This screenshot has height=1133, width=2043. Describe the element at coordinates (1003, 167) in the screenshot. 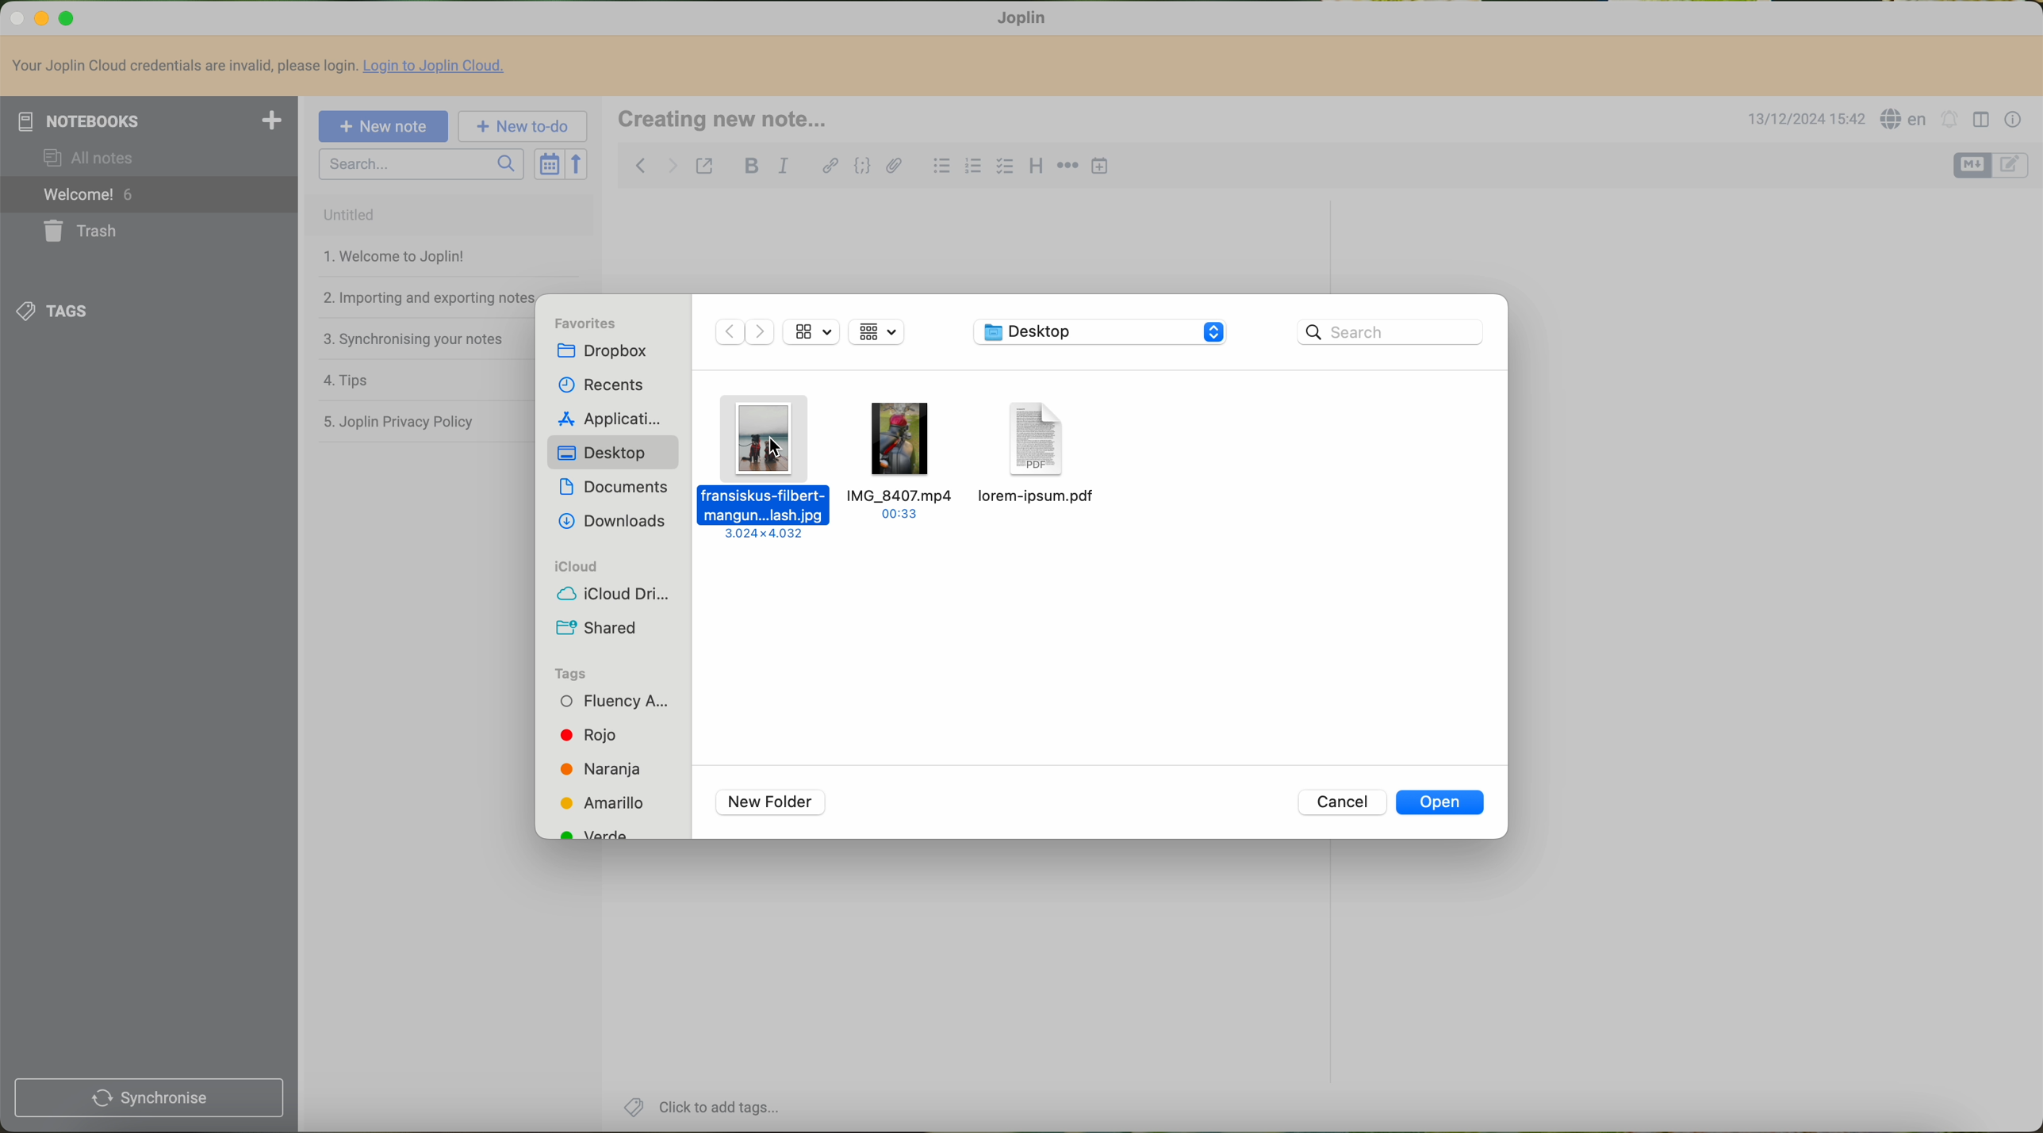

I see `checkbox` at that location.